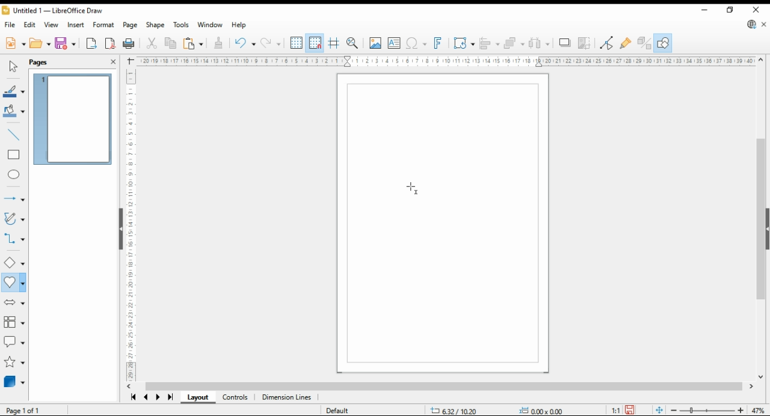 This screenshot has height=416, width=770. I want to click on 3D objects, so click(14, 382).